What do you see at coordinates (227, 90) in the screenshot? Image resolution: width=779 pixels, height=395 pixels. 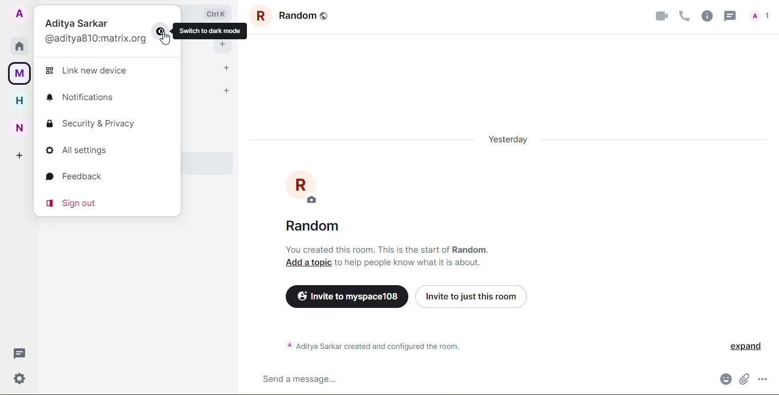 I see `add` at bounding box center [227, 90].